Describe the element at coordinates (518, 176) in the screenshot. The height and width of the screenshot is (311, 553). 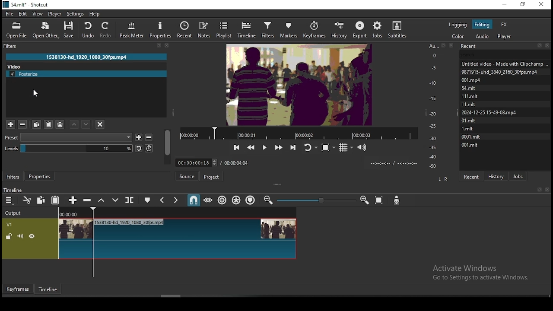
I see `jobs` at that location.